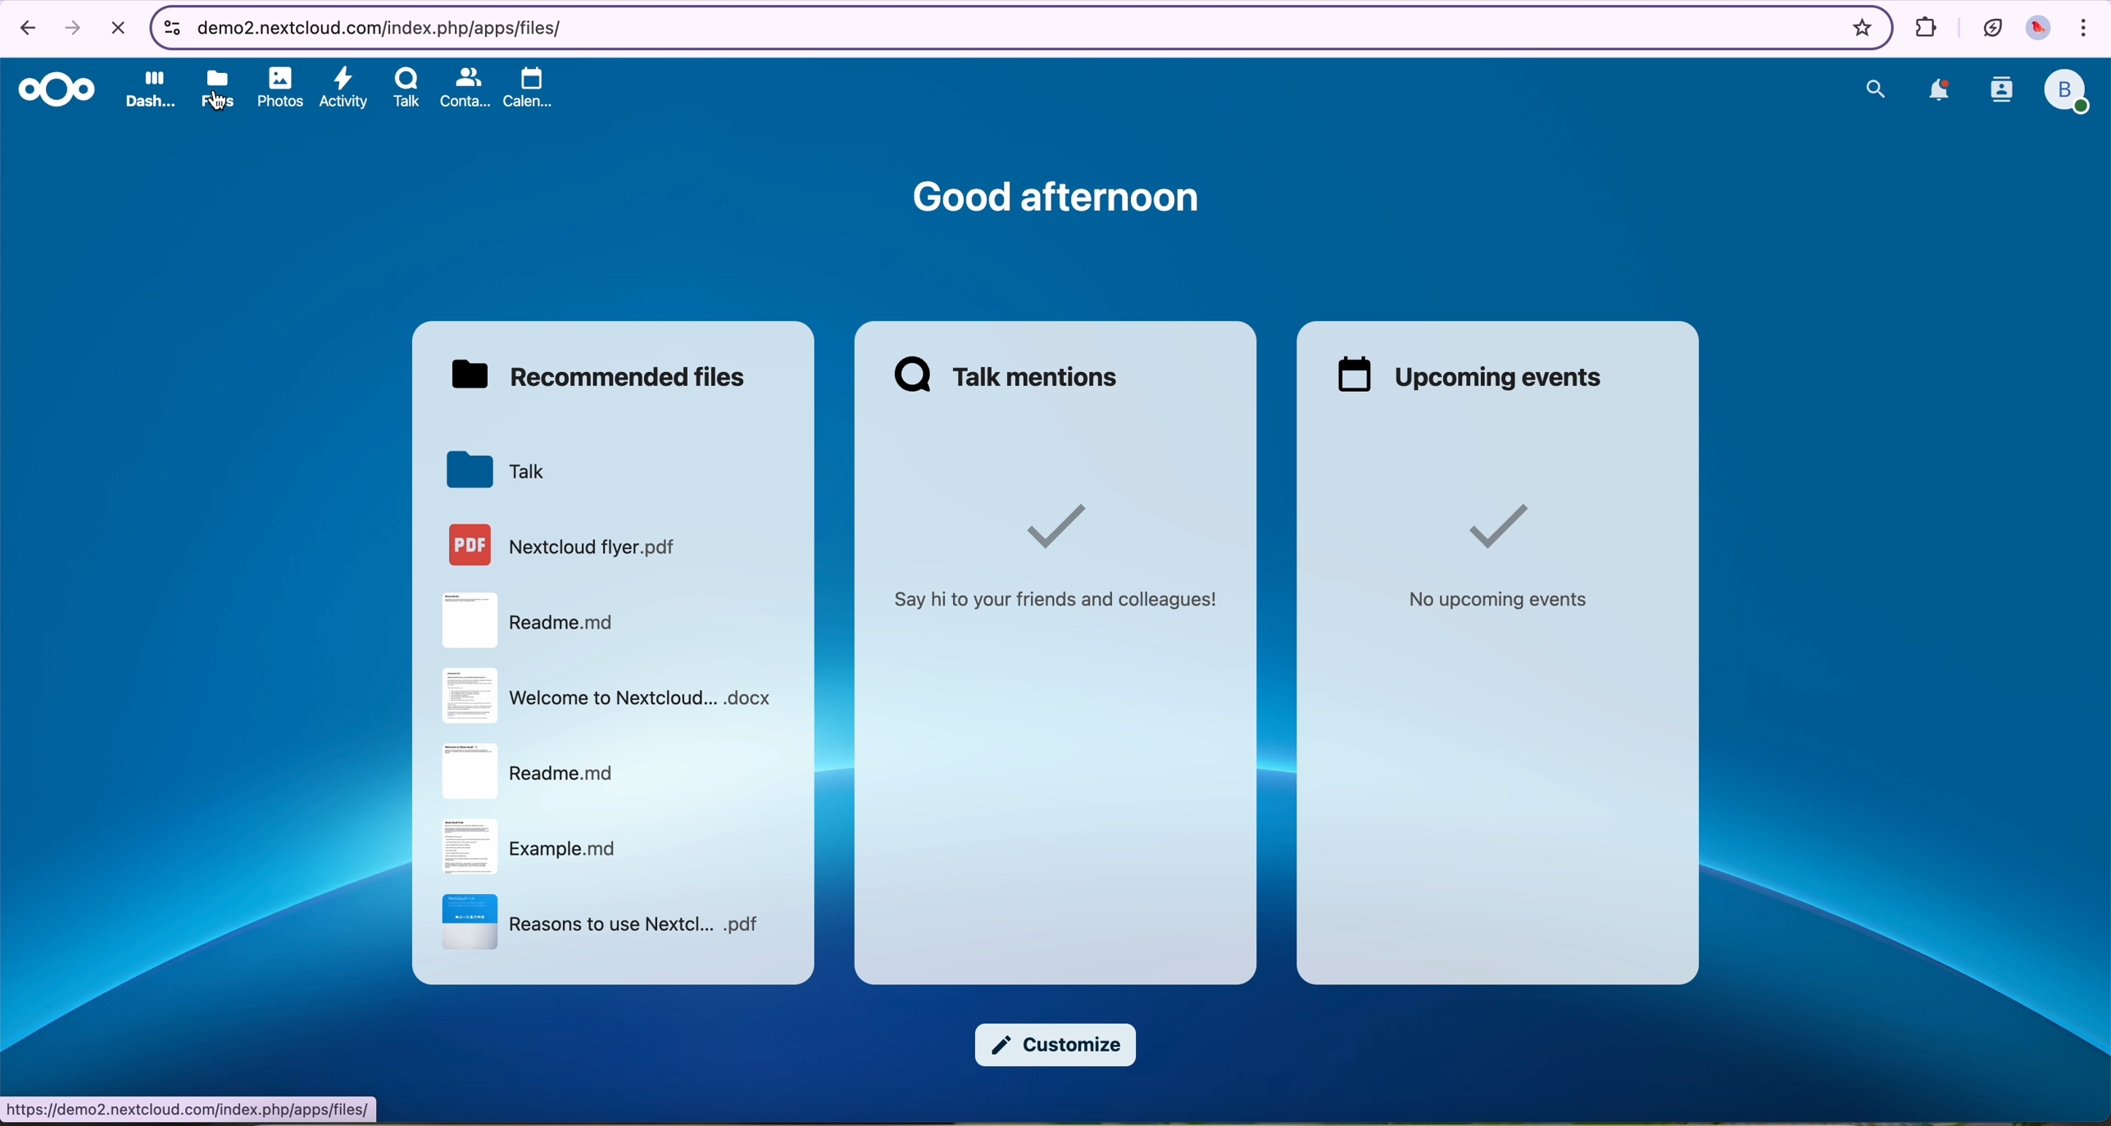  Describe the element at coordinates (149, 89) in the screenshot. I see `dashboard` at that location.